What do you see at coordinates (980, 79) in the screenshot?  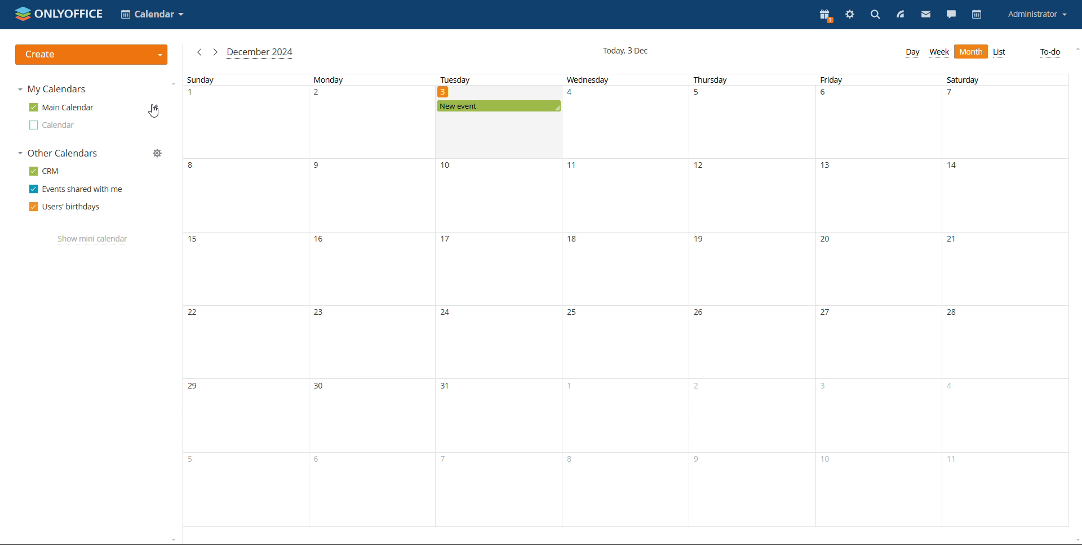 I see `Saturday` at bounding box center [980, 79].